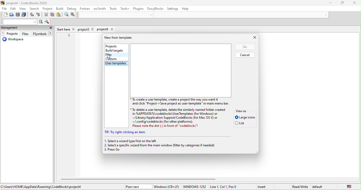  Describe the element at coordinates (115, 46) in the screenshot. I see `projects` at that location.